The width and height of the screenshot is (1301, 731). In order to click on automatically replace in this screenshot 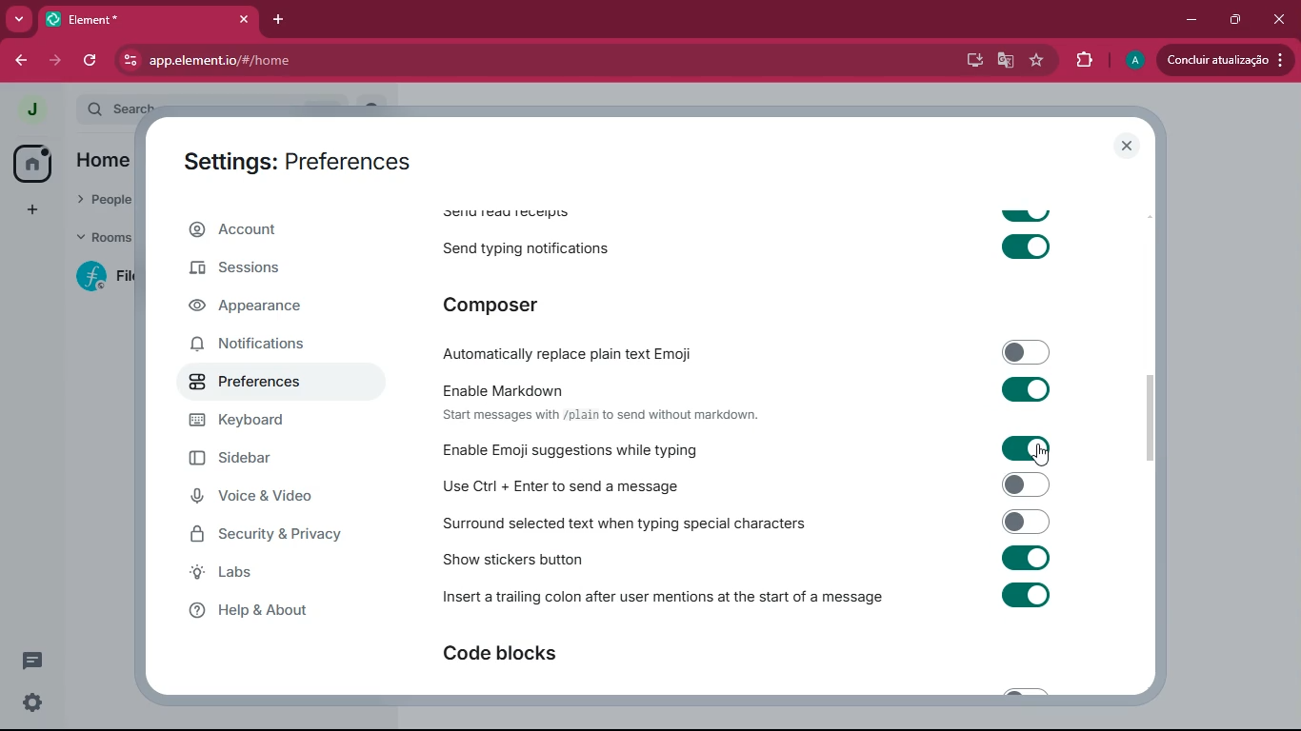, I will do `click(748, 351)`.